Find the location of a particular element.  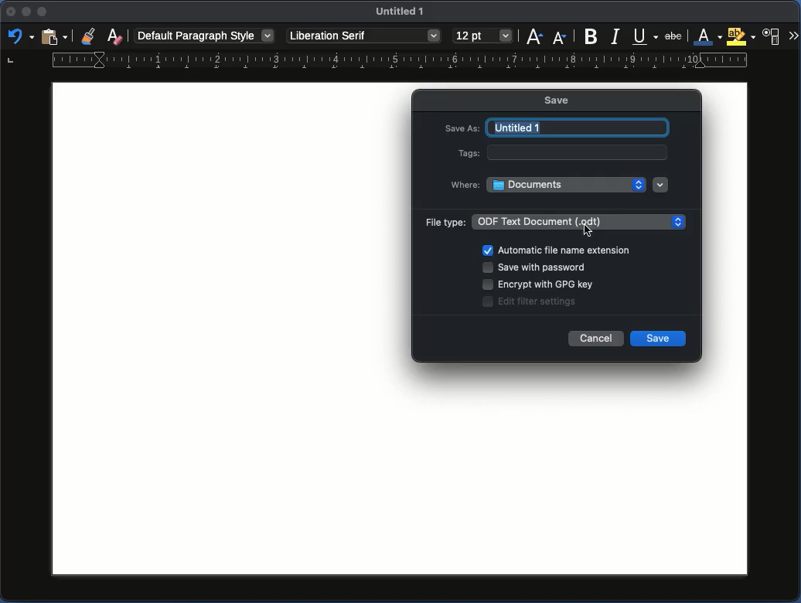

Save as is located at coordinates (556, 126).